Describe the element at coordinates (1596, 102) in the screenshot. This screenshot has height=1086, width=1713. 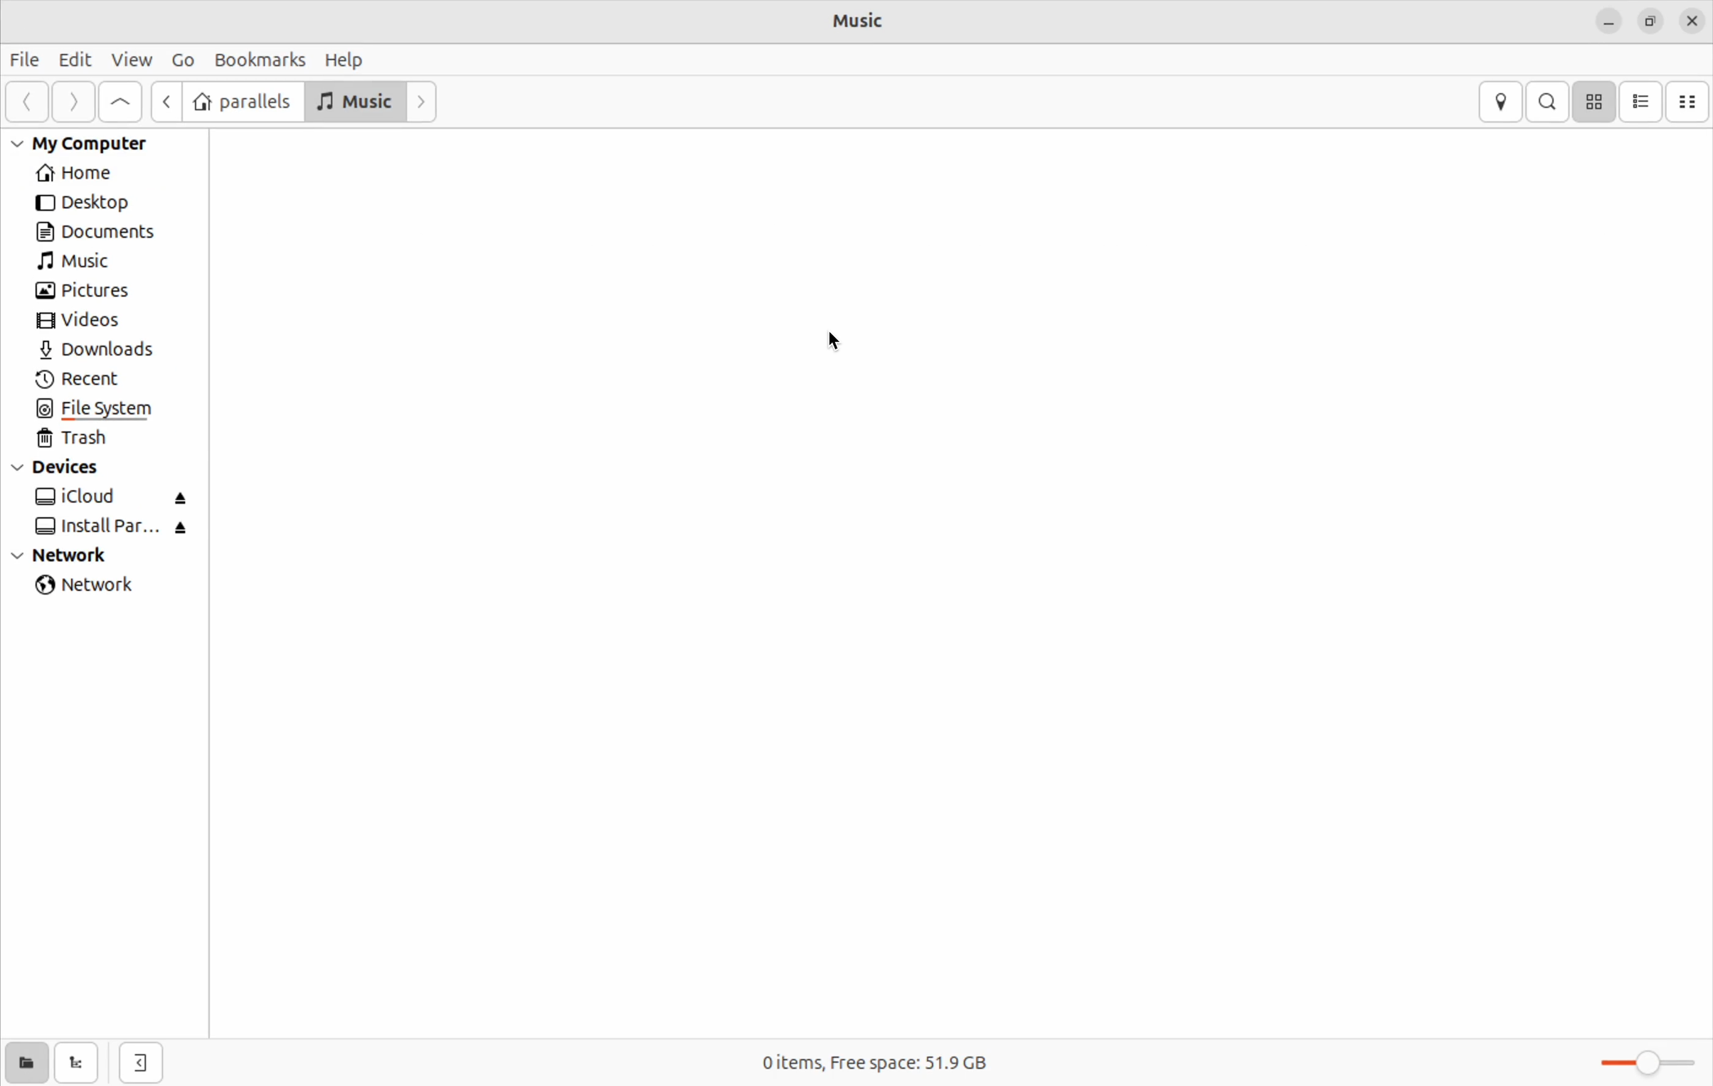
I see `icon view` at that location.